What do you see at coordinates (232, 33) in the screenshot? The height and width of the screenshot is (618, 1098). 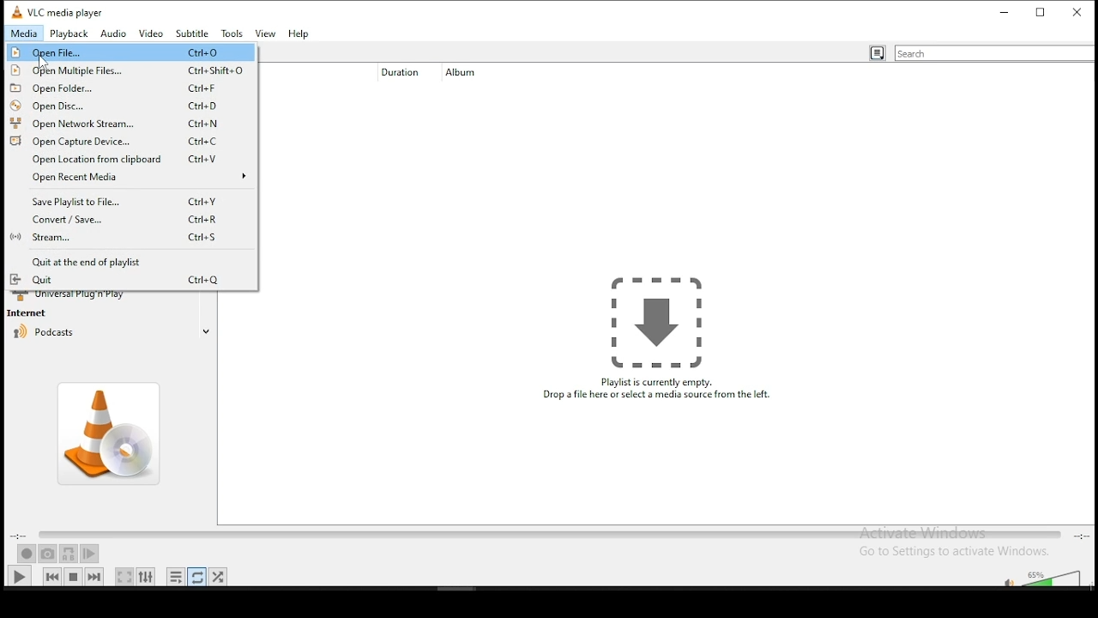 I see `tools` at bounding box center [232, 33].